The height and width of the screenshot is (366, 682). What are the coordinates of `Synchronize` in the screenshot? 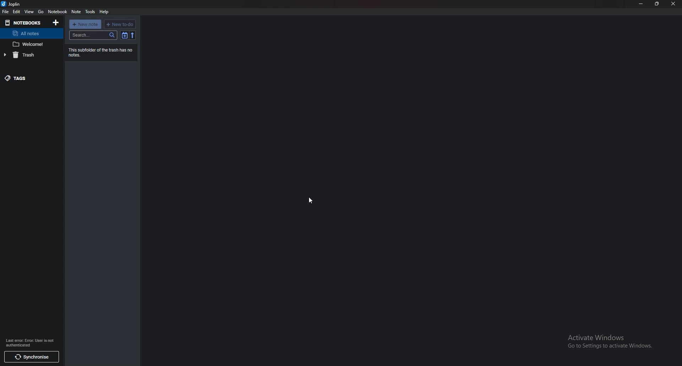 It's located at (32, 357).